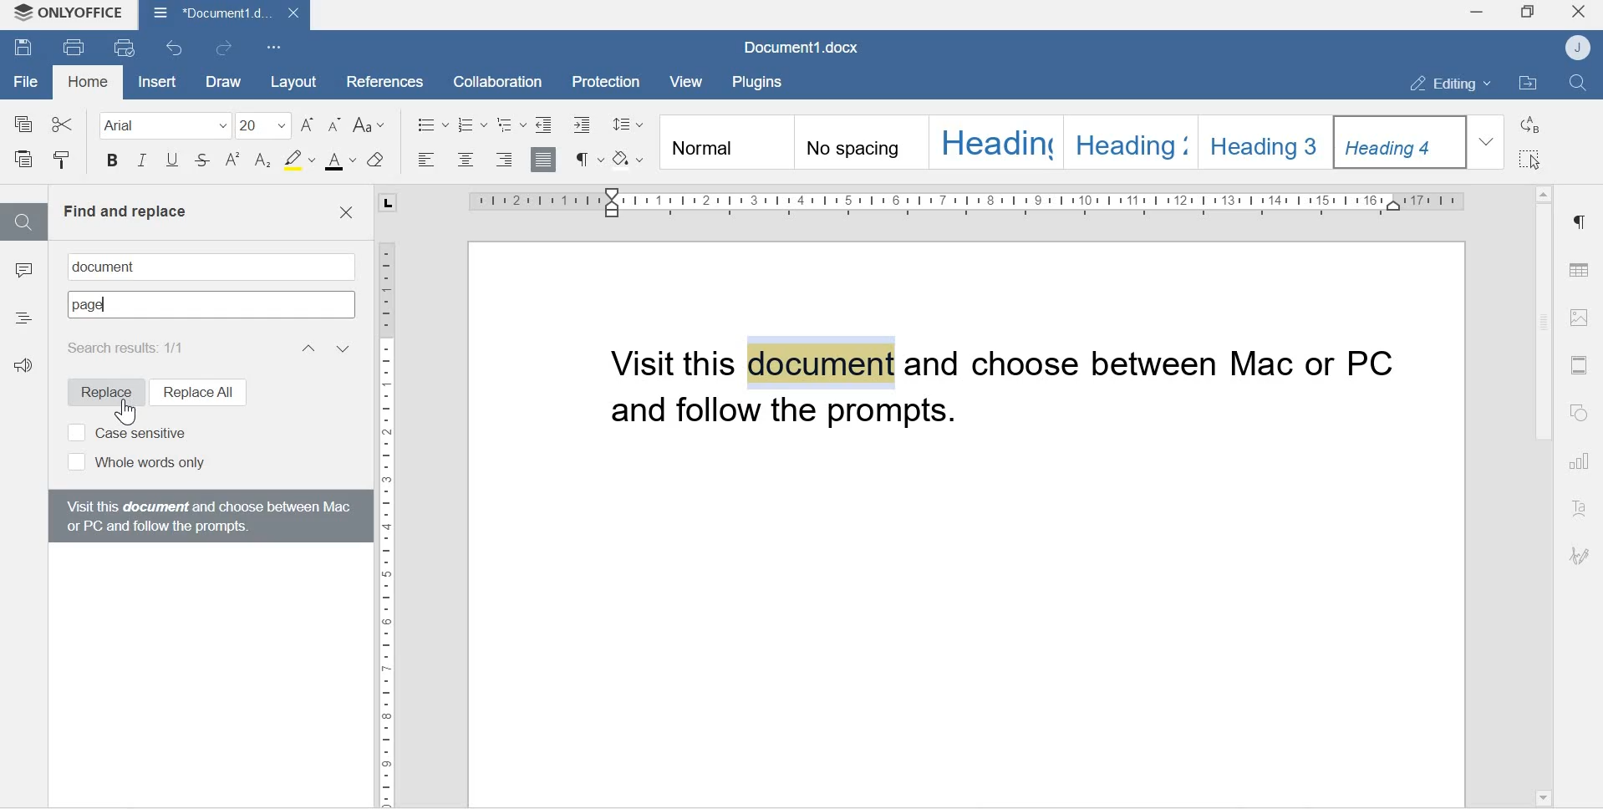  What do you see at coordinates (23, 274) in the screenshot?
I see `Comments` at bounding box center [23, 274].